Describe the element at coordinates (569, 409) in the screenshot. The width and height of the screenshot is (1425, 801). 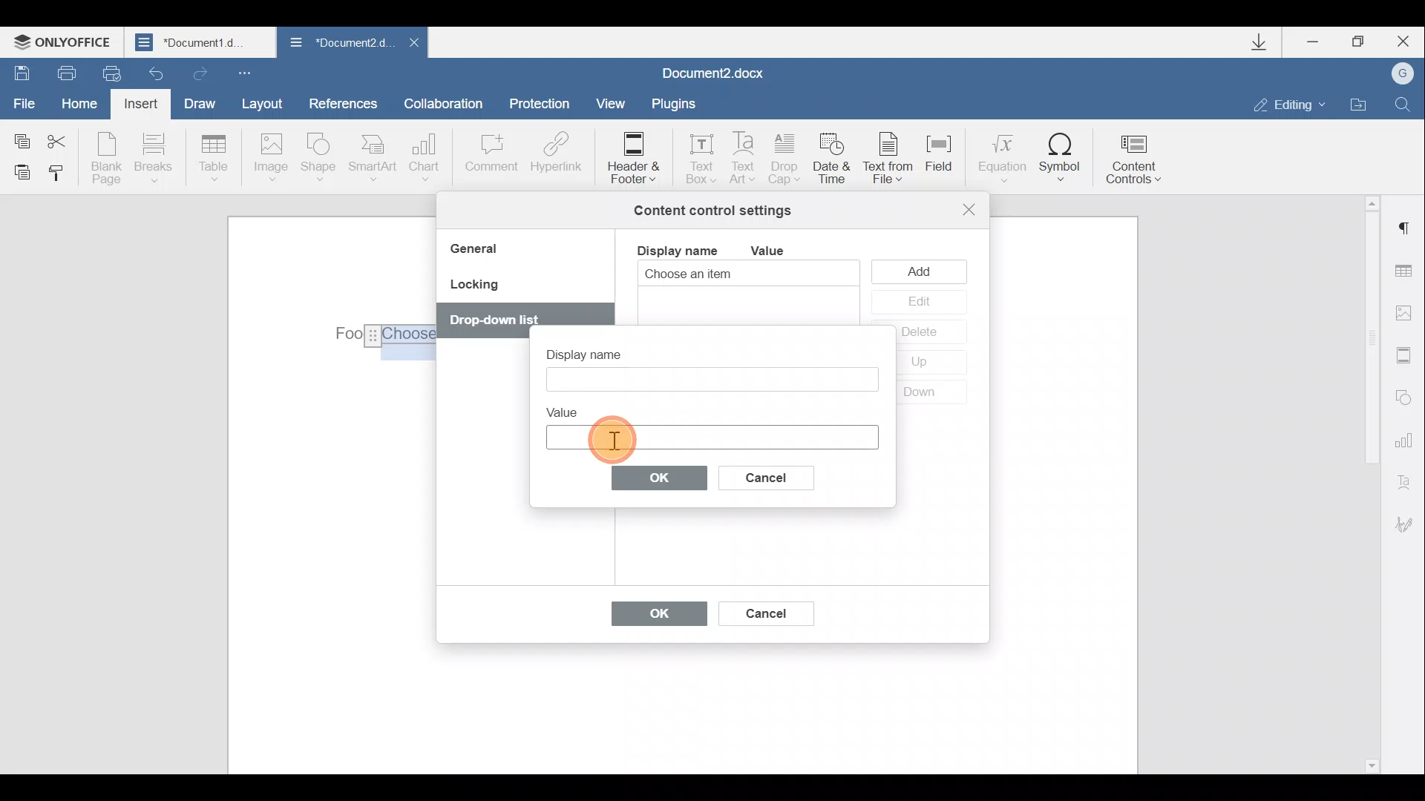
I see `Value` at that location.